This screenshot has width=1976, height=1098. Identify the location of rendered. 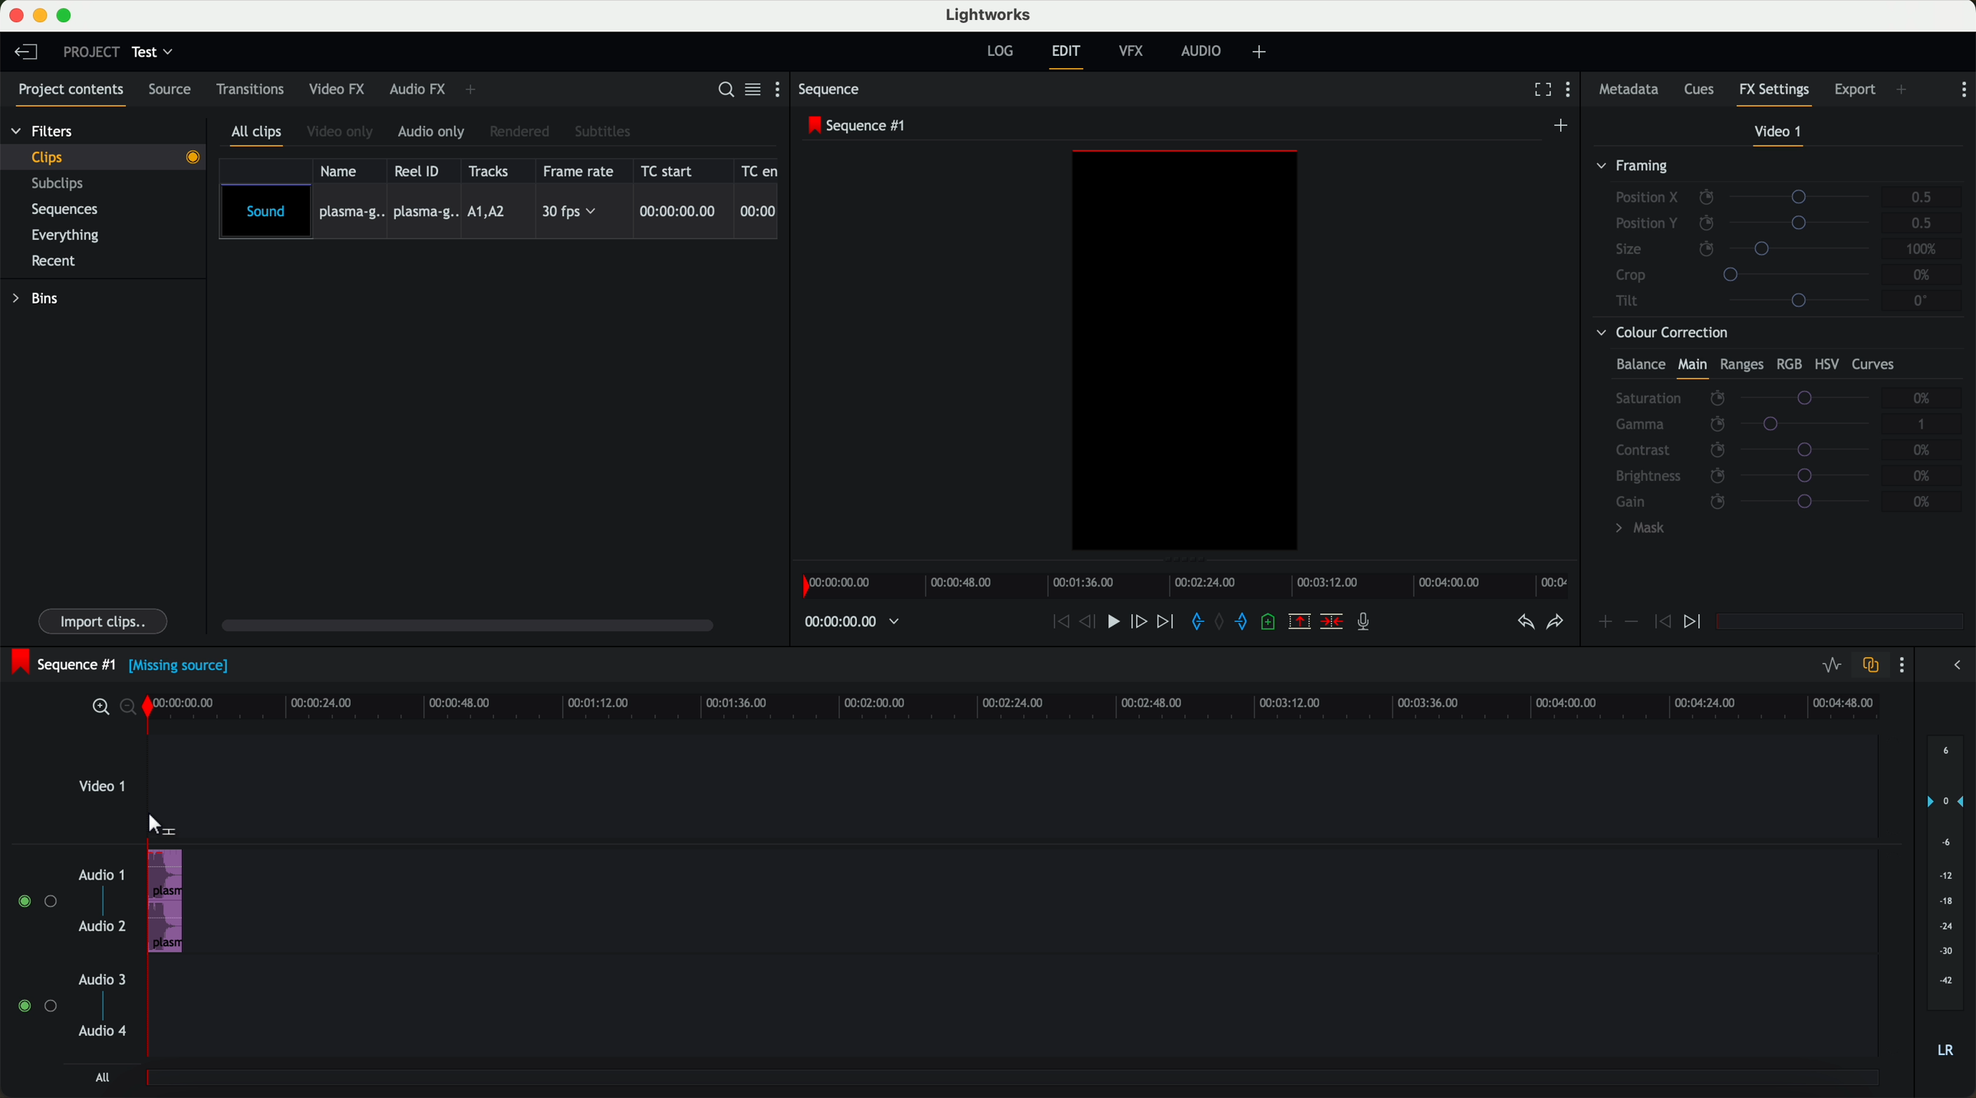
(522, 131).